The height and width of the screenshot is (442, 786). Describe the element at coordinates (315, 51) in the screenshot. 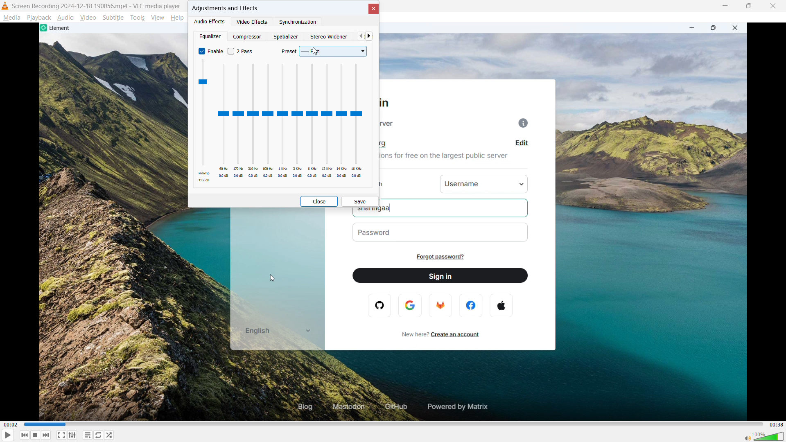

I see `Cursor` at that location.